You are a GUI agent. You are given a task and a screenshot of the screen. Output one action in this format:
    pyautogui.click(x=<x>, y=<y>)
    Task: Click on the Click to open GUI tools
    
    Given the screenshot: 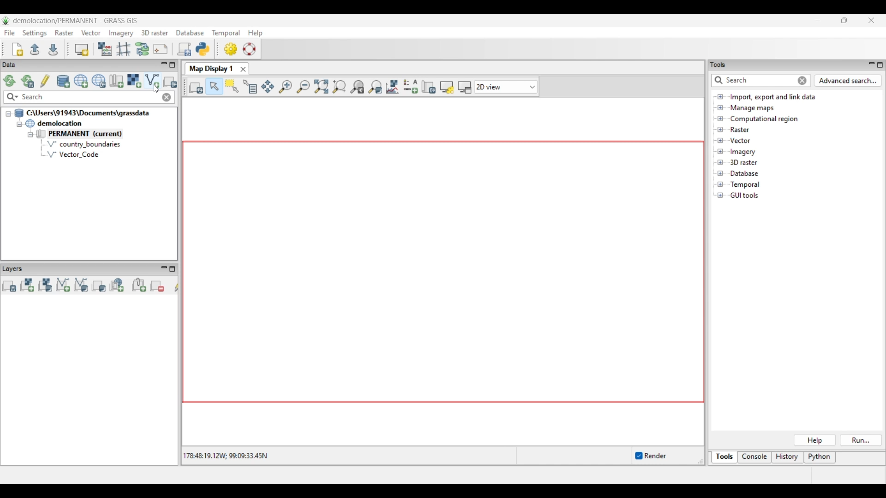 What is the action you would take?
    pyautogui.click(x=720, y=196)
    